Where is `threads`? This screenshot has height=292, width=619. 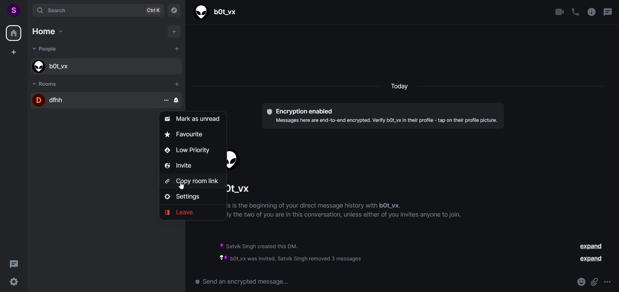
threads is located at coordinates (14, 263).